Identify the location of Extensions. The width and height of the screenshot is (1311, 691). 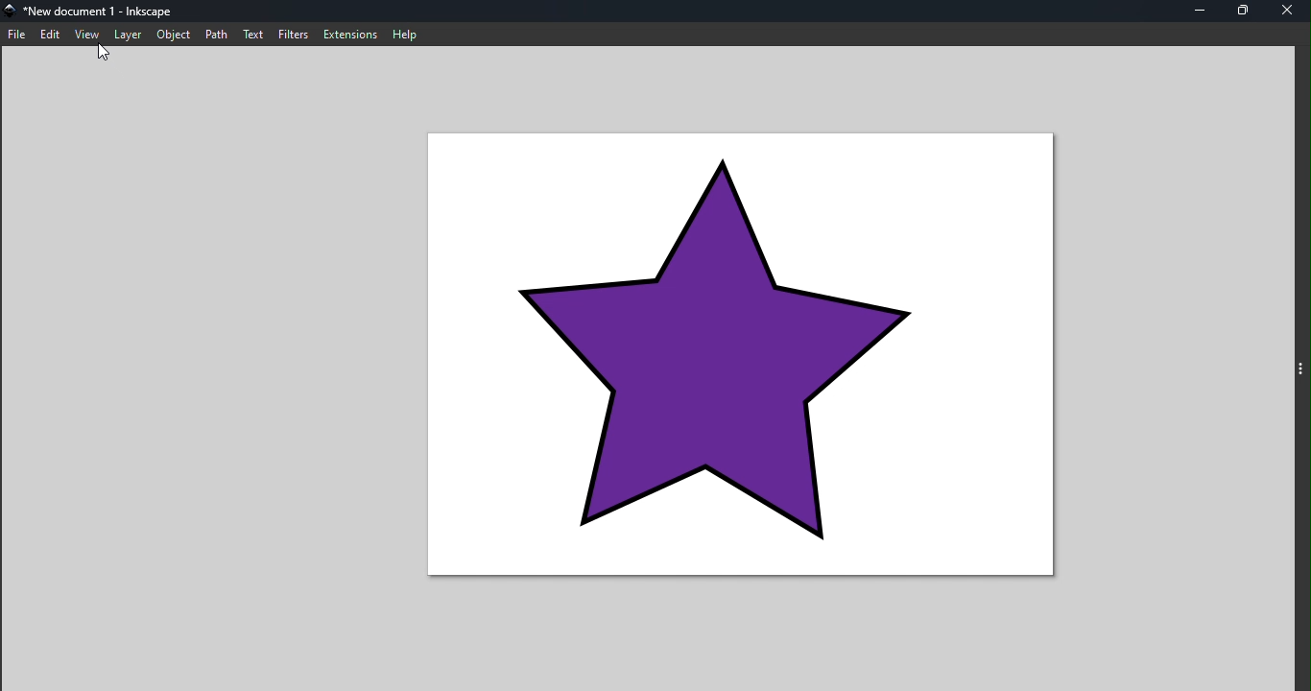
(348, 35).